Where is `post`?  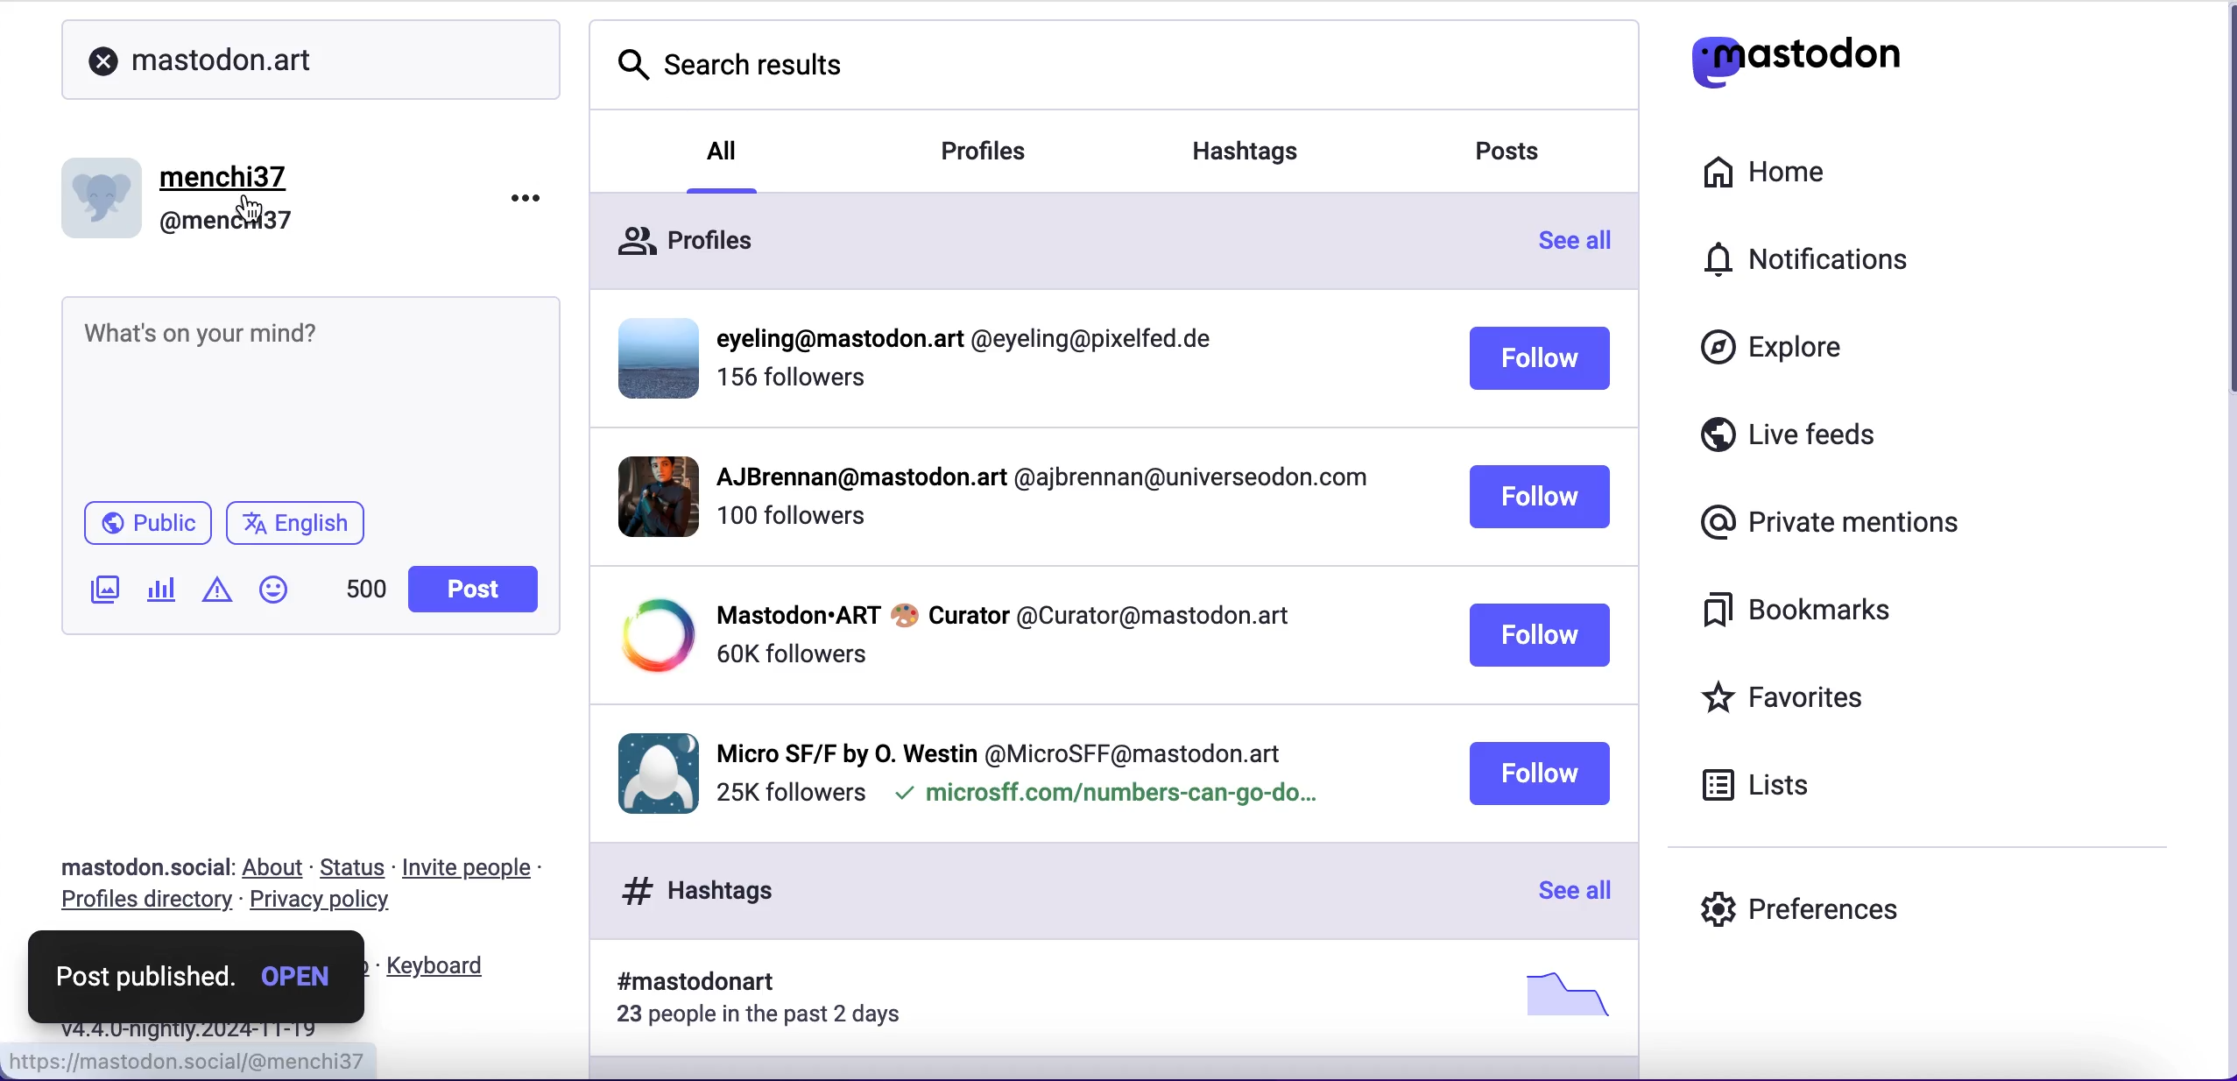 post is located at coordinates (471, 590).